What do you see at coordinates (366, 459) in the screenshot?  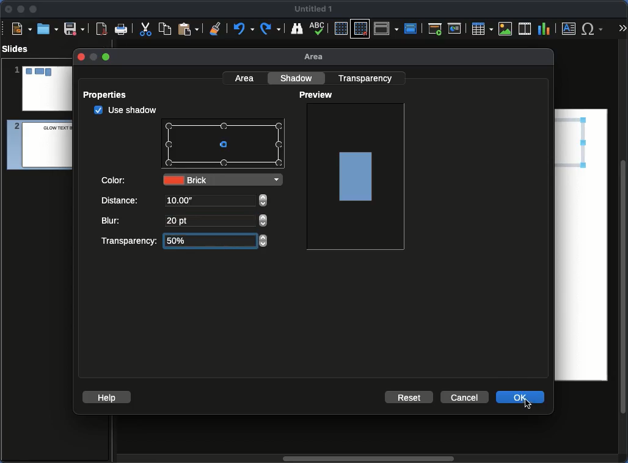 I see `Scroll` at bounding box center [366, 459].